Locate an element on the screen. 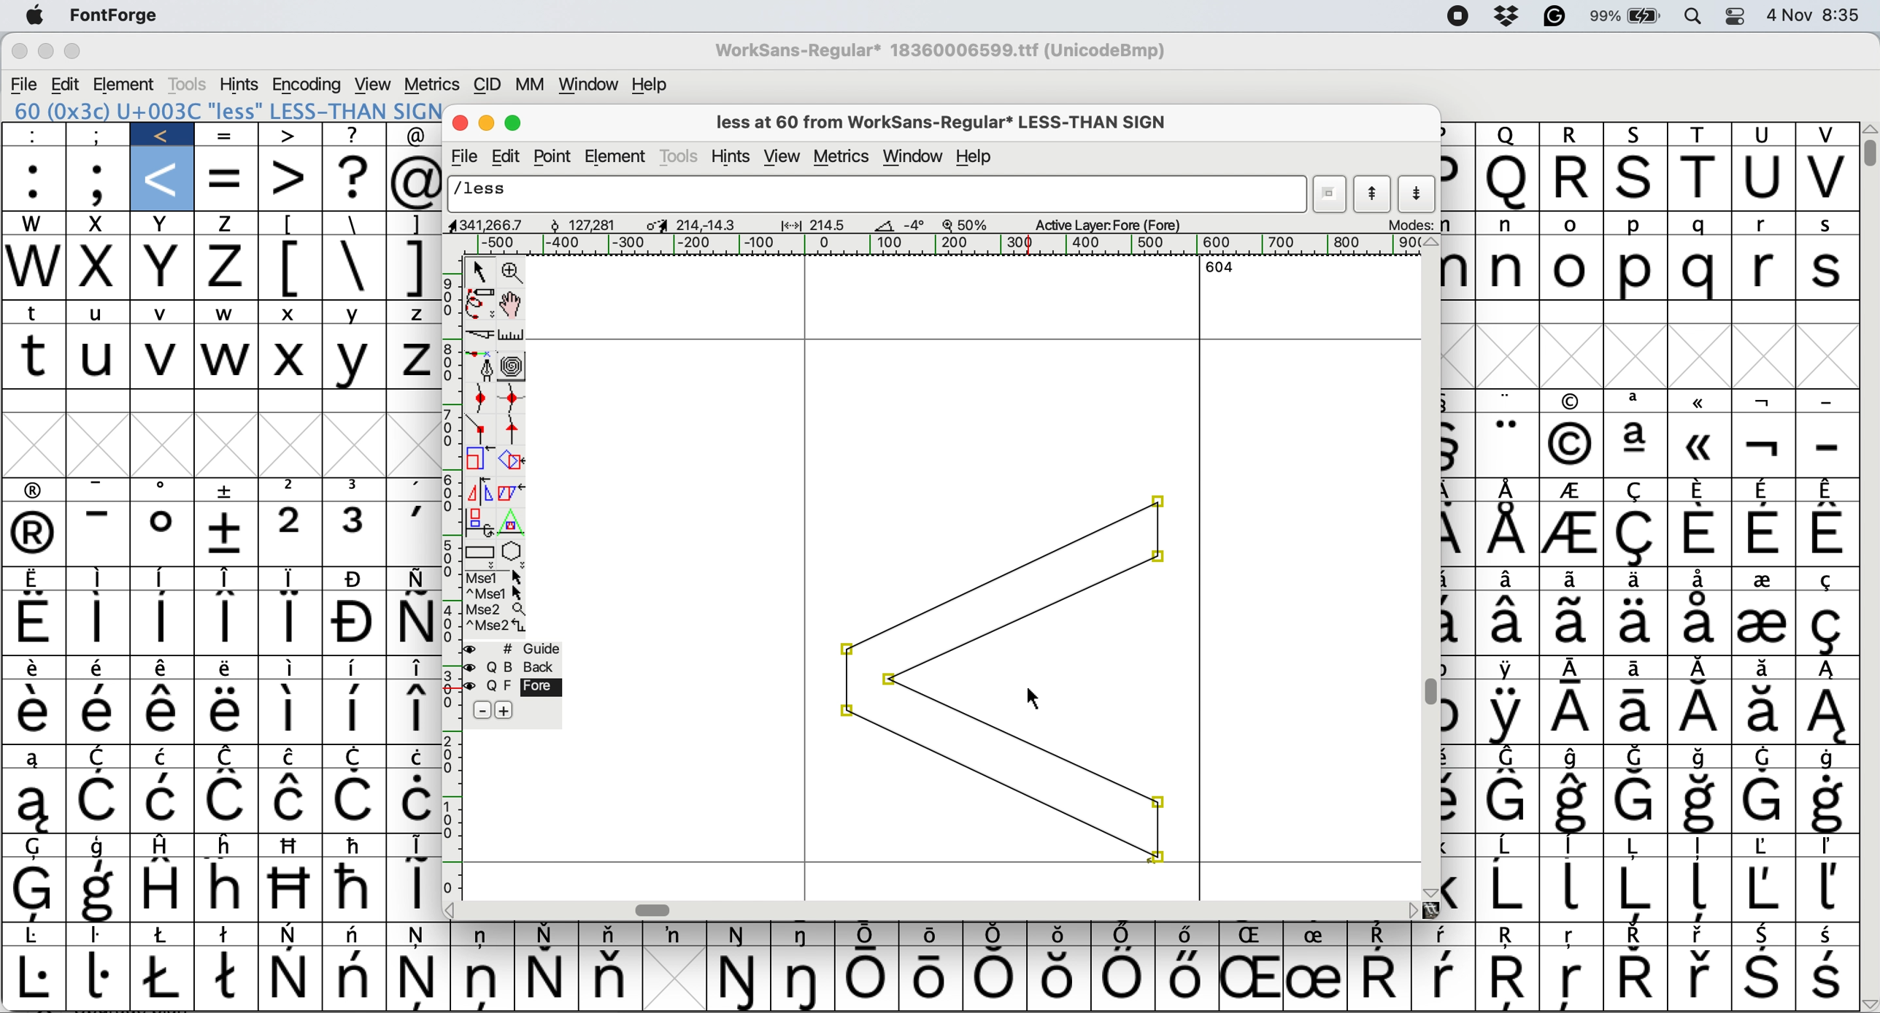 The height and width of the screenshot is (1013, 1880). glyph dimensions is located at coordinates (685, 224).